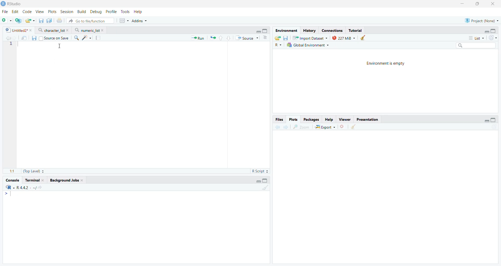 The image size is (501, 266). What do you see at coordinates (258, 31) in the screenshot?
I see `Hide` at bounding box center [258, 31].